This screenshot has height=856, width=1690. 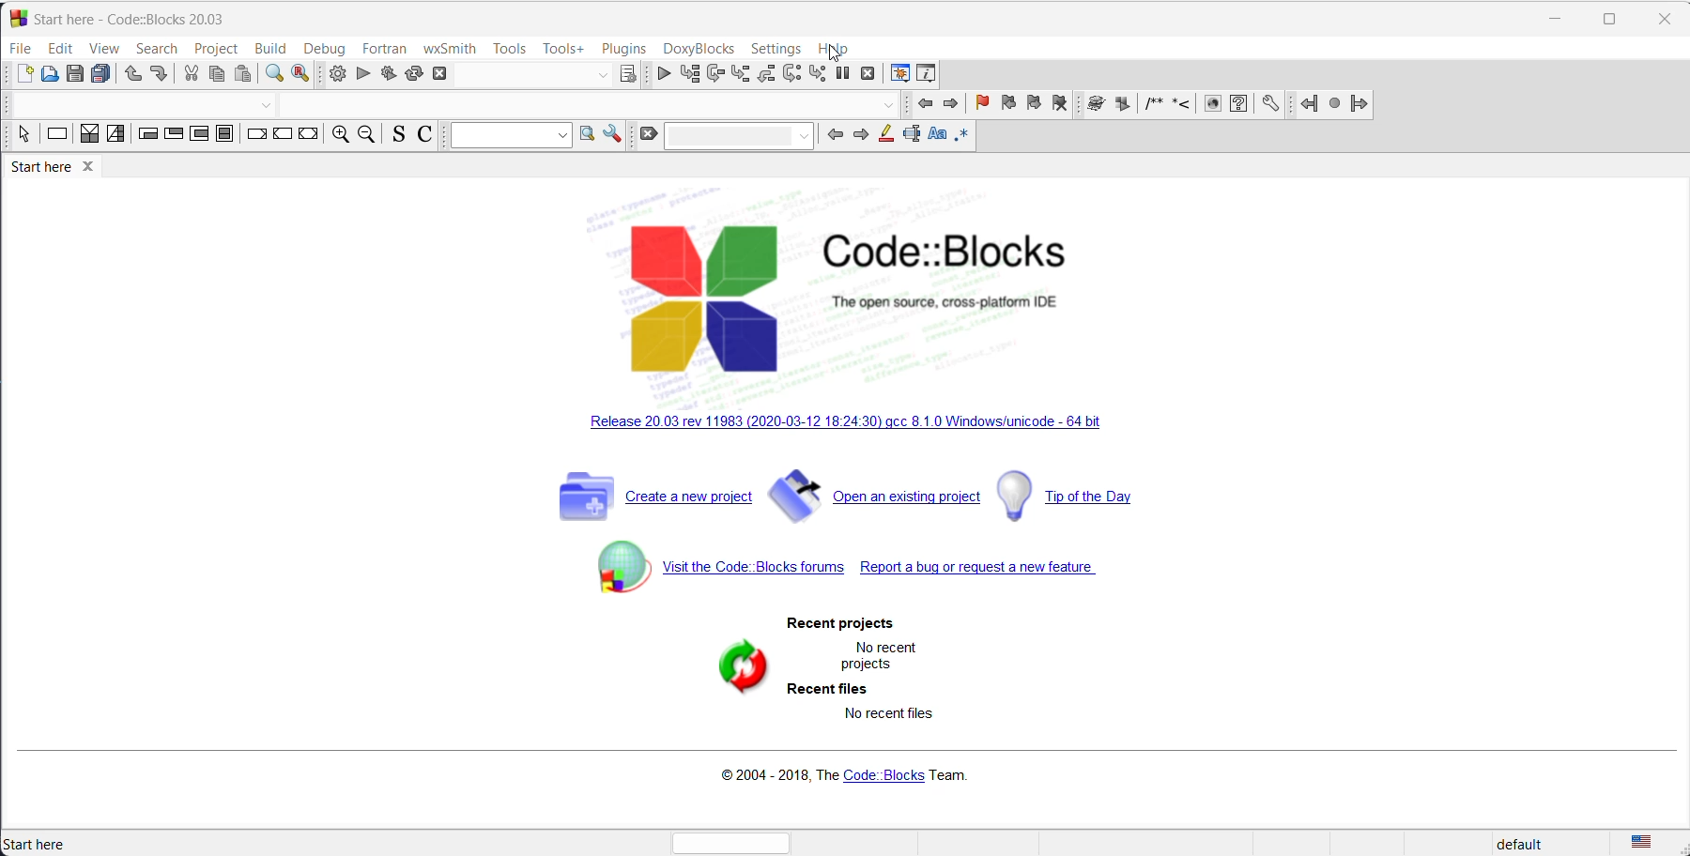 I want to click on toggle comments , so click(x=424, y=136).